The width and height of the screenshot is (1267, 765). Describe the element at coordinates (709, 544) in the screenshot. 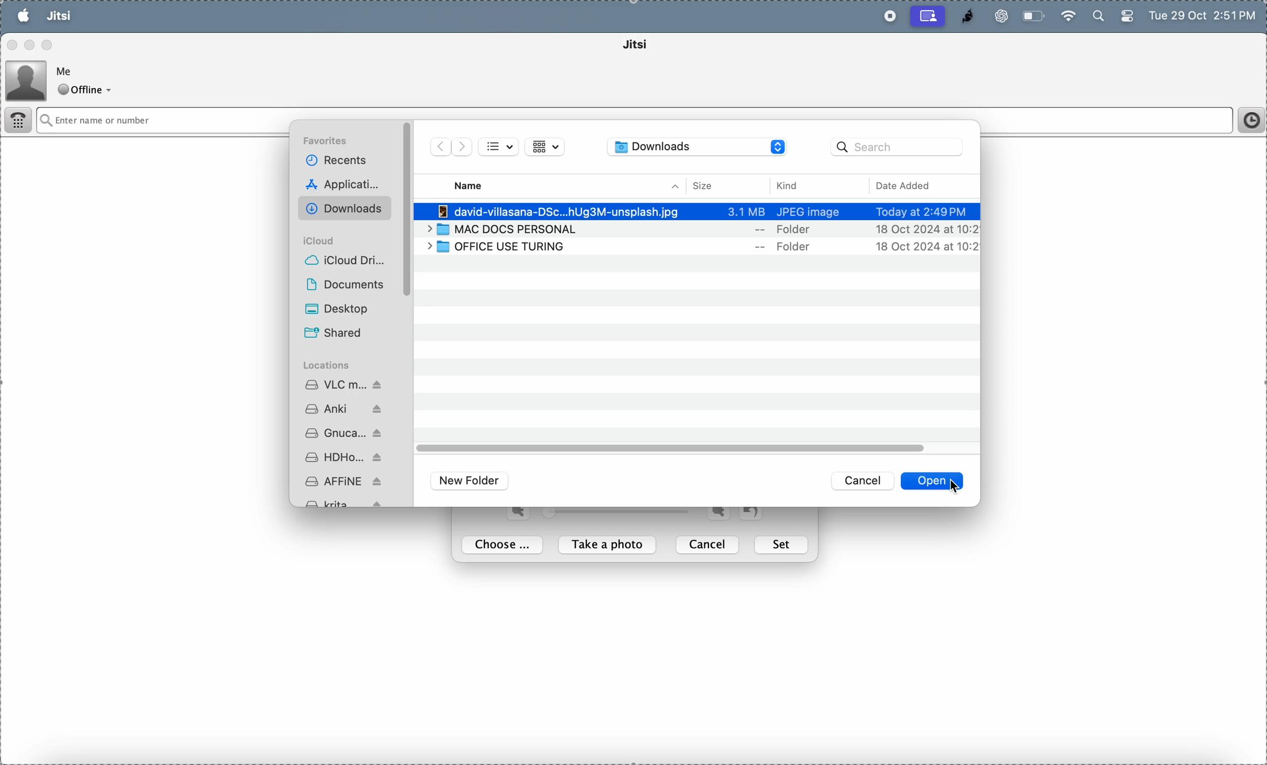

I see `cancel` at that location.